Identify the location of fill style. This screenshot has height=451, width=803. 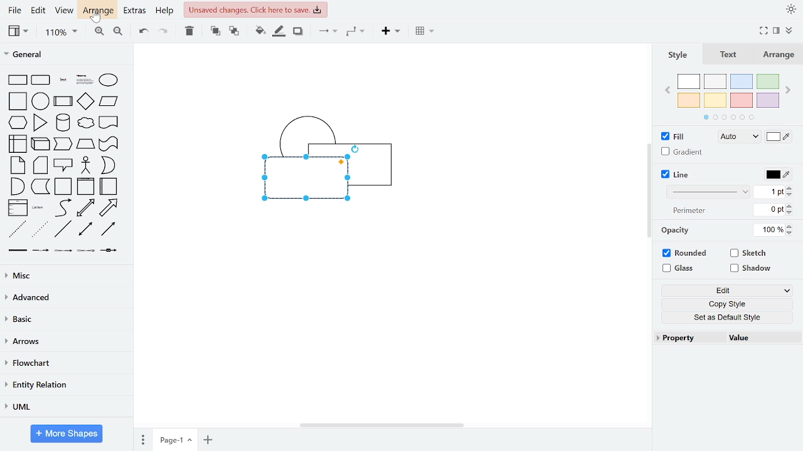
(739, 137).